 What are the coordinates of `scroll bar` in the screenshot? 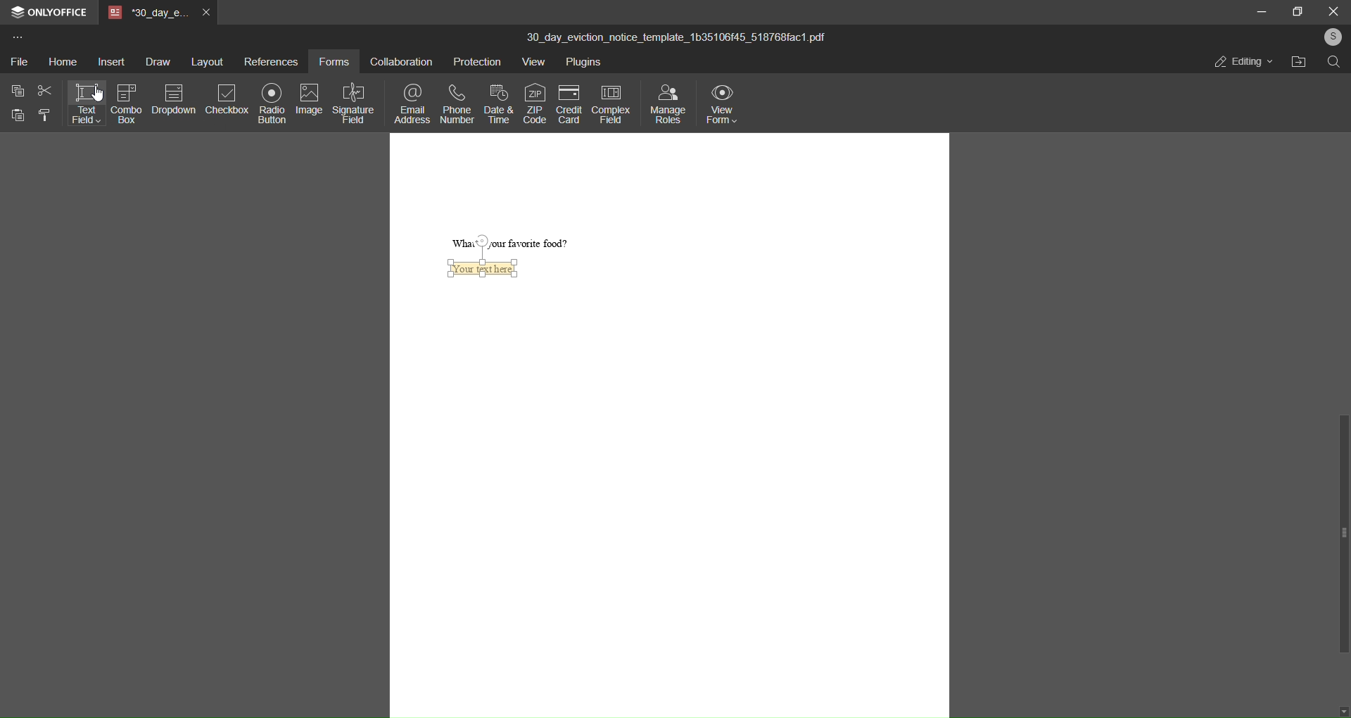 It's located at (1343, 534).